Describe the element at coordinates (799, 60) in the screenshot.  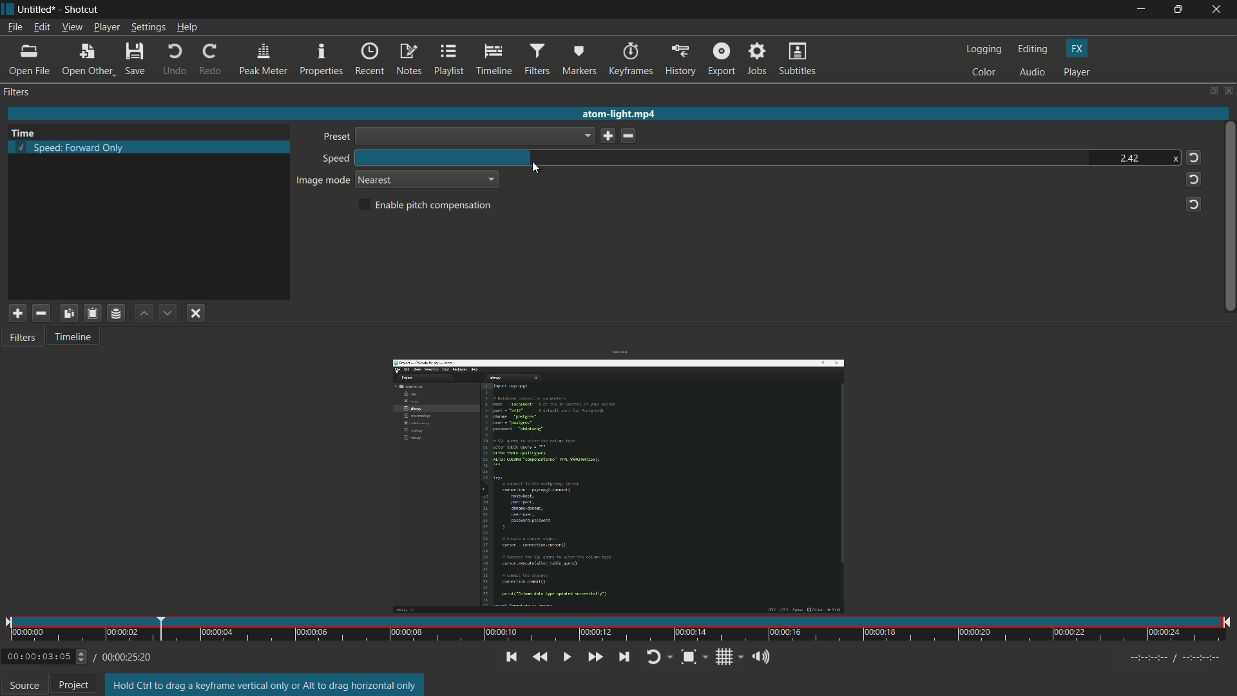
I see `subtitles` at that location.